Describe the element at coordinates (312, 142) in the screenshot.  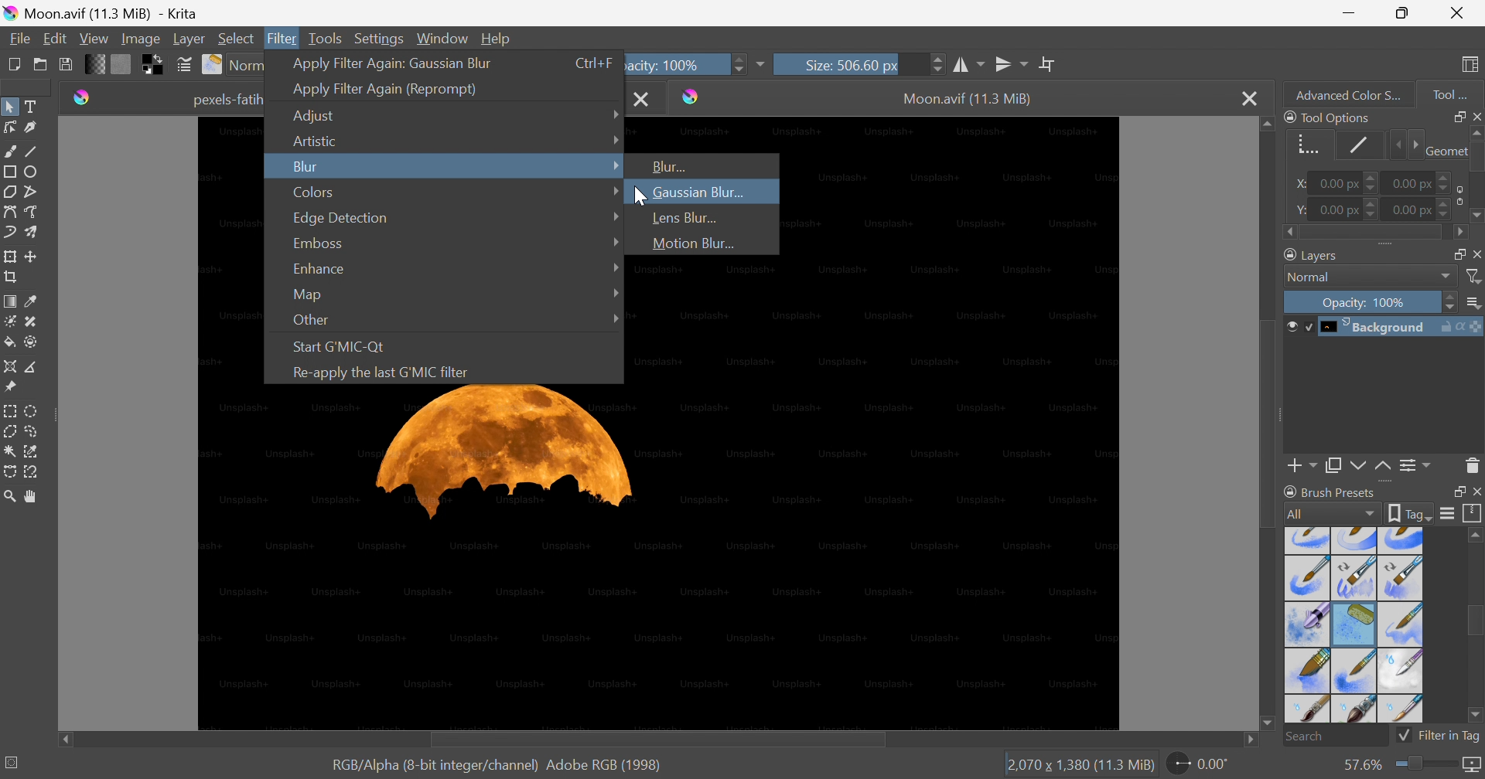
I see `Artistic` at that location.